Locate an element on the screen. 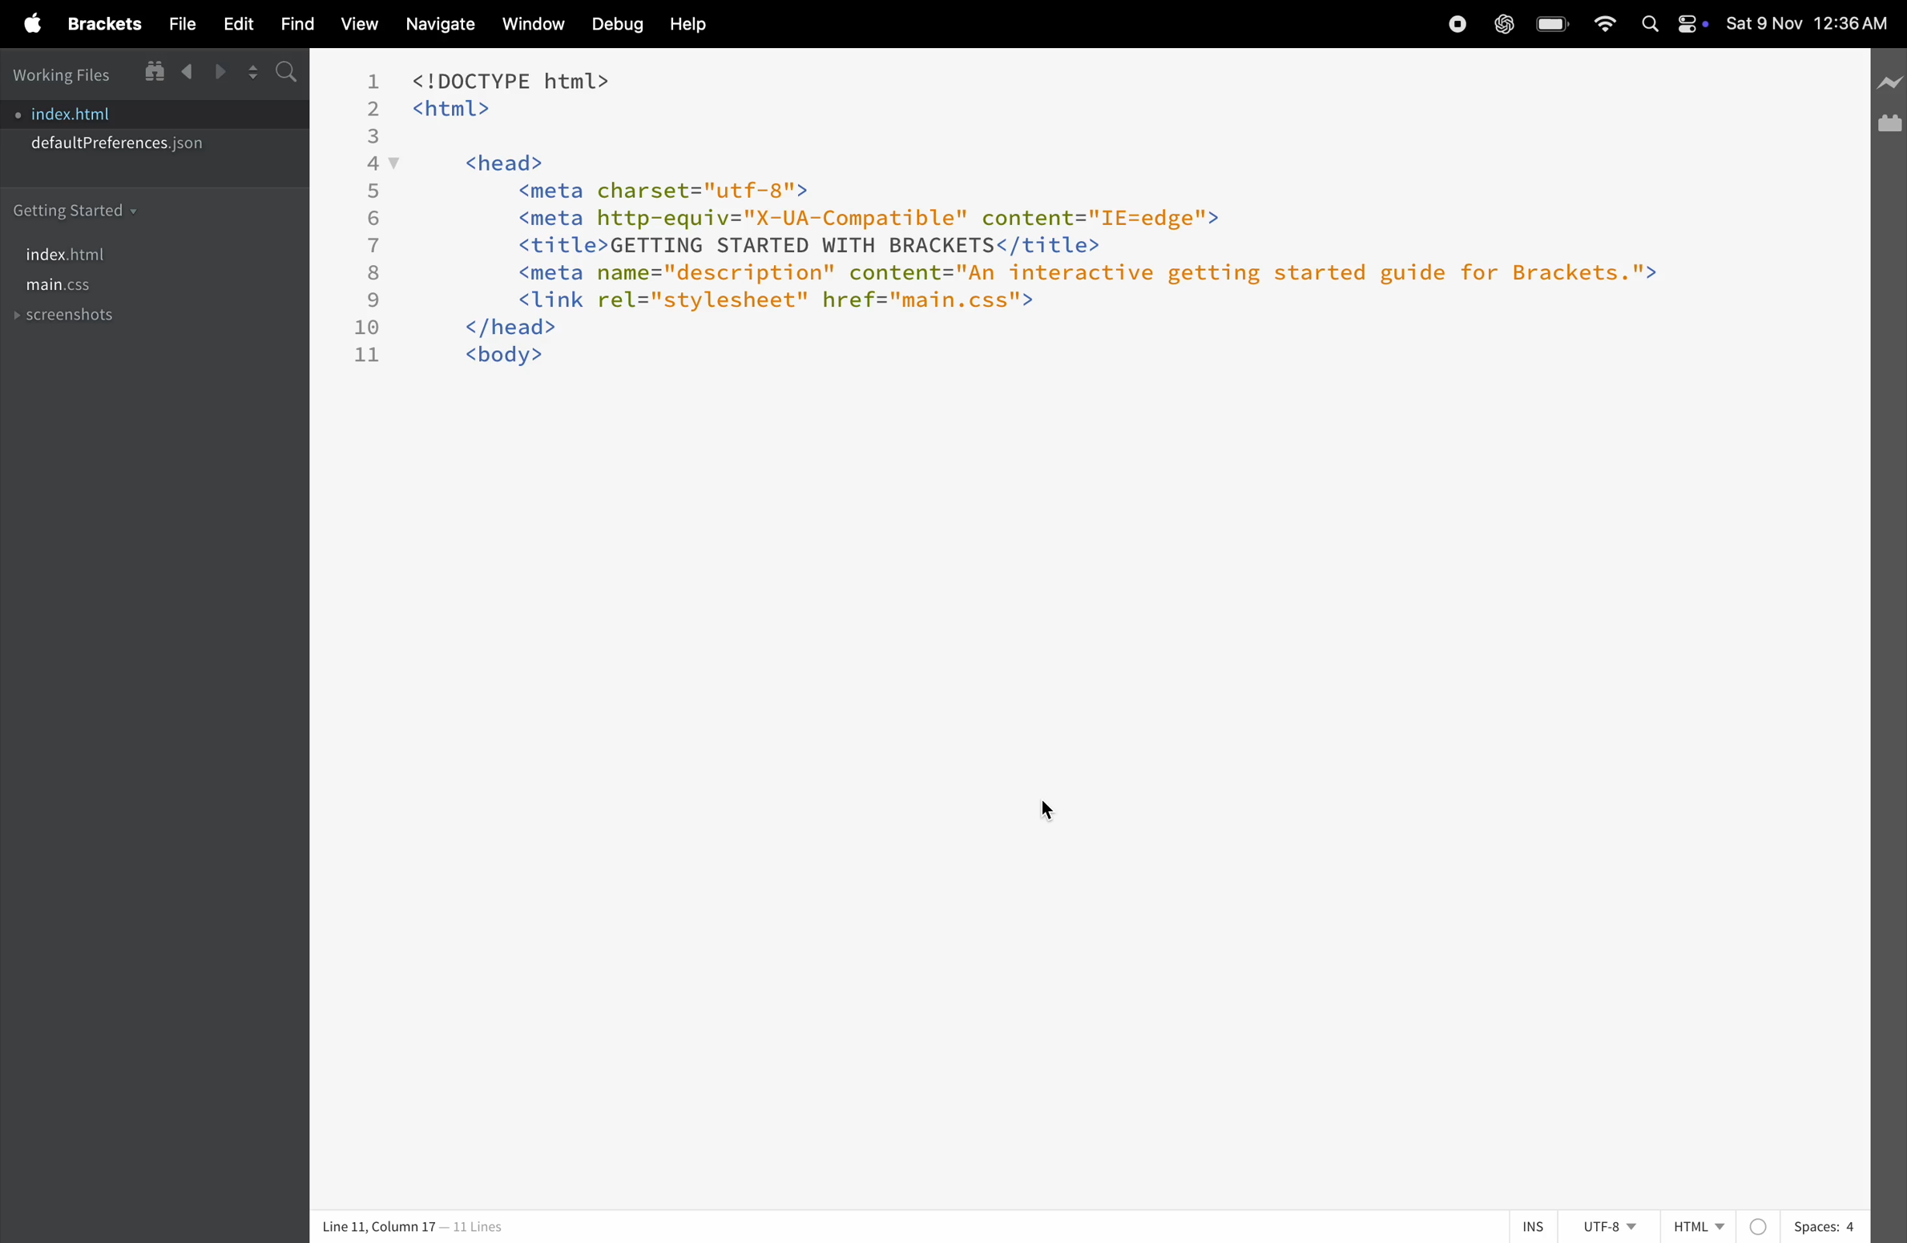 The height and width of the screenshot is (1243, 1907). extension manager is located at coordinates (1889, 124).